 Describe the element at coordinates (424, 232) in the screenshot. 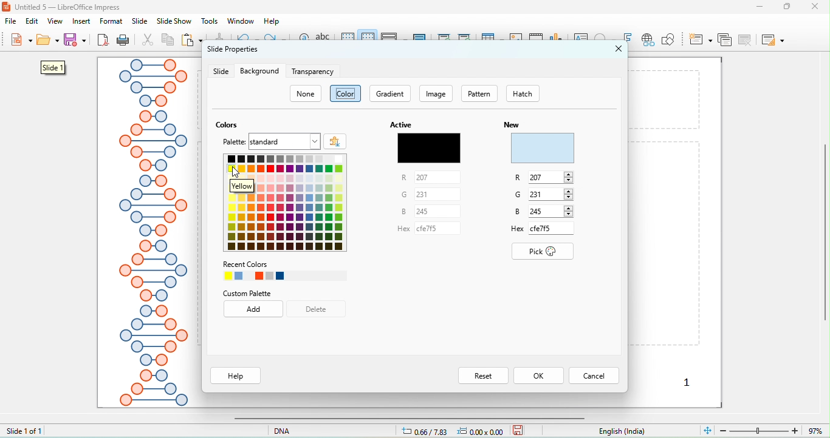

I see `hex` at that location.